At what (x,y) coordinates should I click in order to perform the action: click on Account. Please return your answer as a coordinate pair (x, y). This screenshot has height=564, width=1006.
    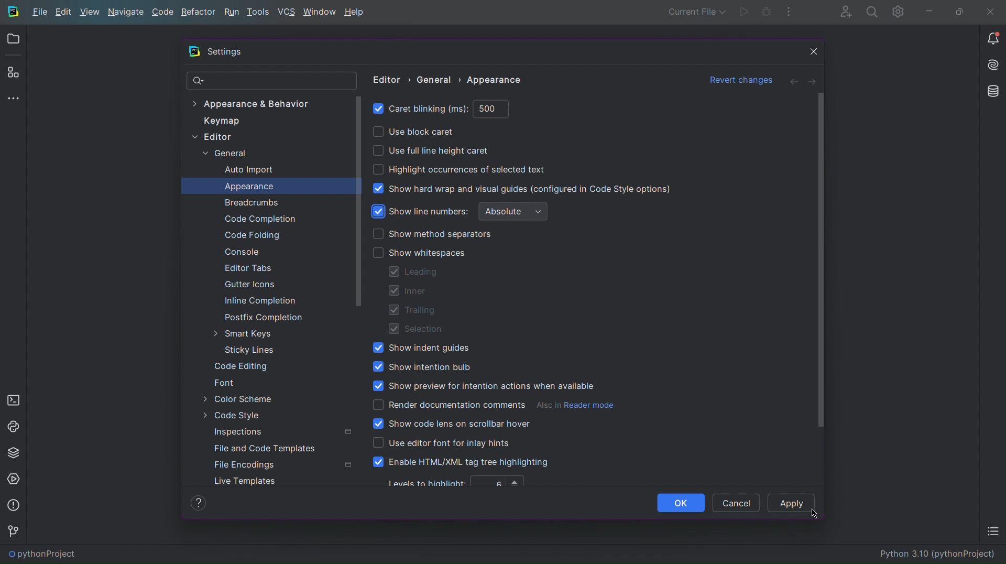
    Looking at the image, I should click on (841, 12).